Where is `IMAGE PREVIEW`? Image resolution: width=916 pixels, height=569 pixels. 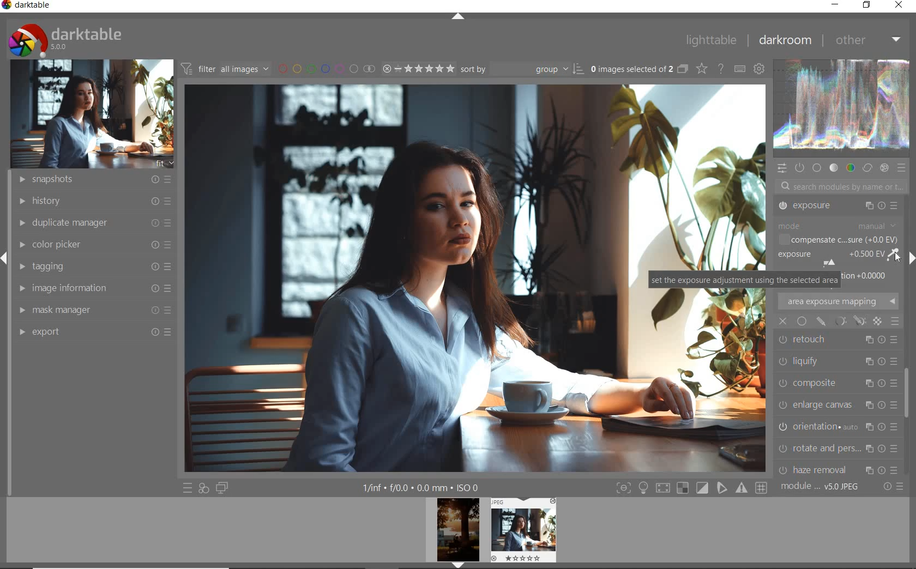 IMAGE PREVIEW is located at coordinates (522, 530).